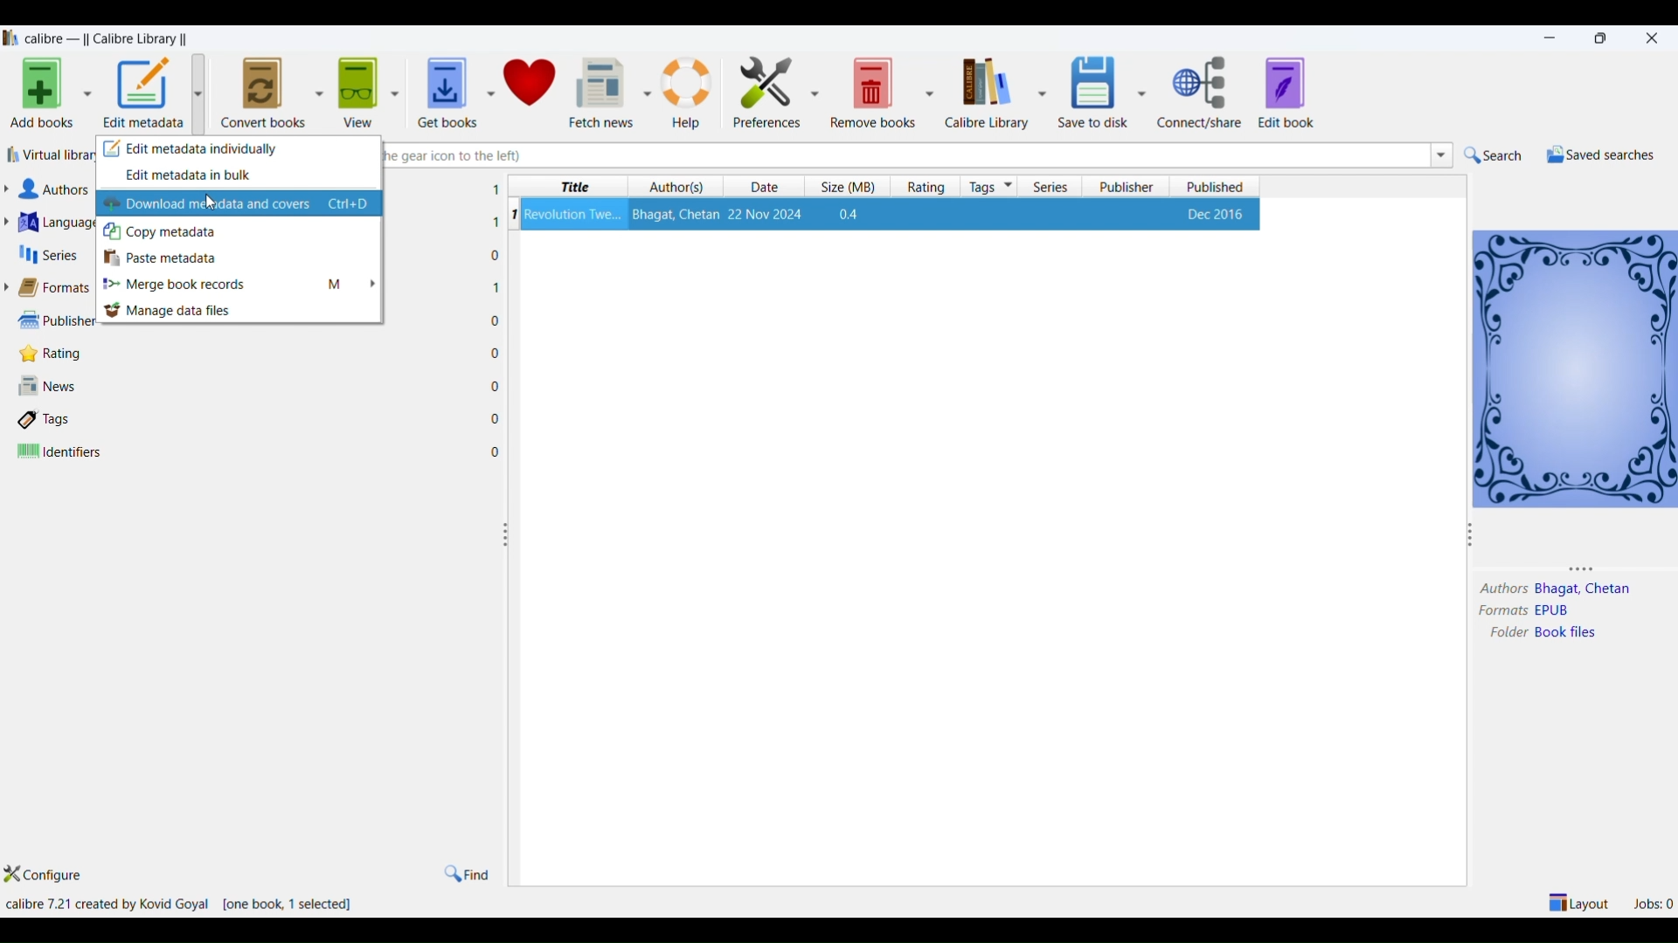  What do you see at coordinates (1653, 901) in the screenshot?
I see `jobs` at bounding box center [1653, 901].